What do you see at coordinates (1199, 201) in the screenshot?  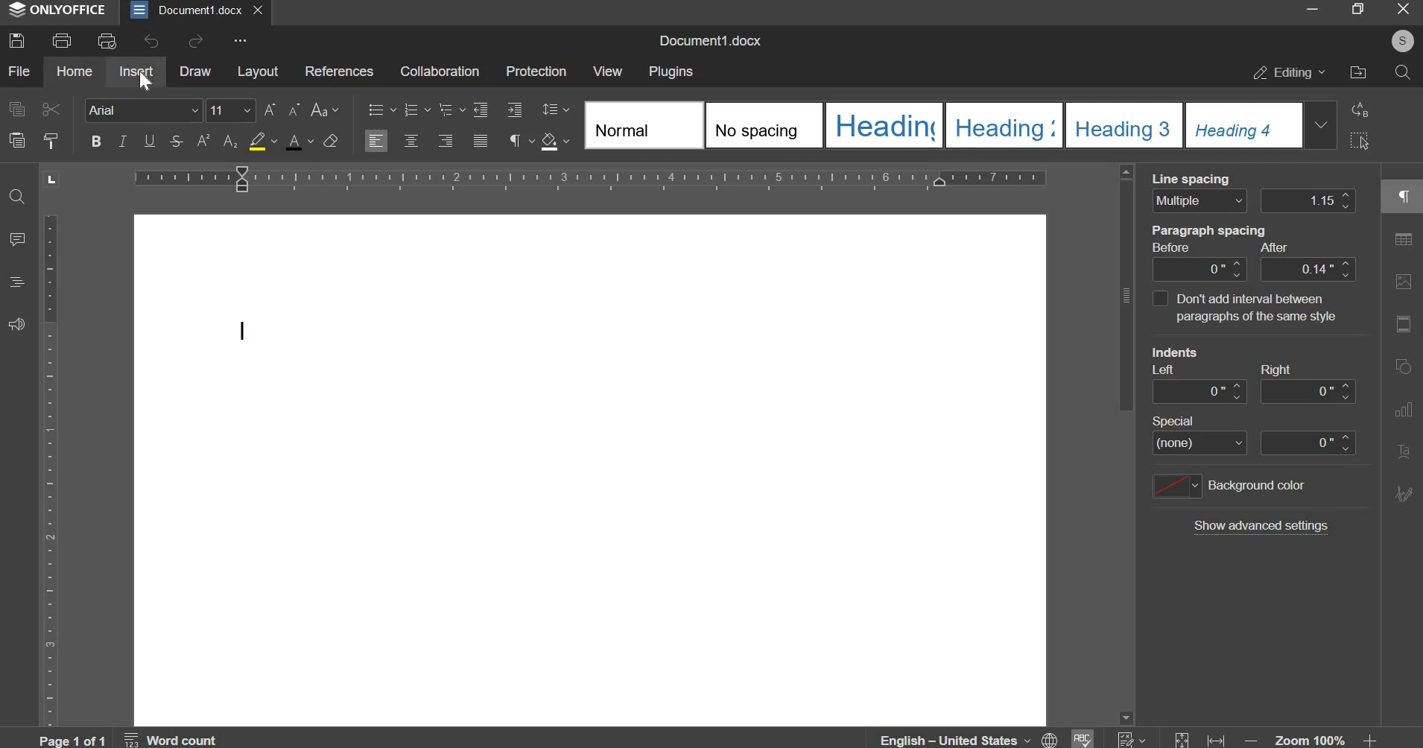 I see `line spacing` at bounding box center [1199, 201].